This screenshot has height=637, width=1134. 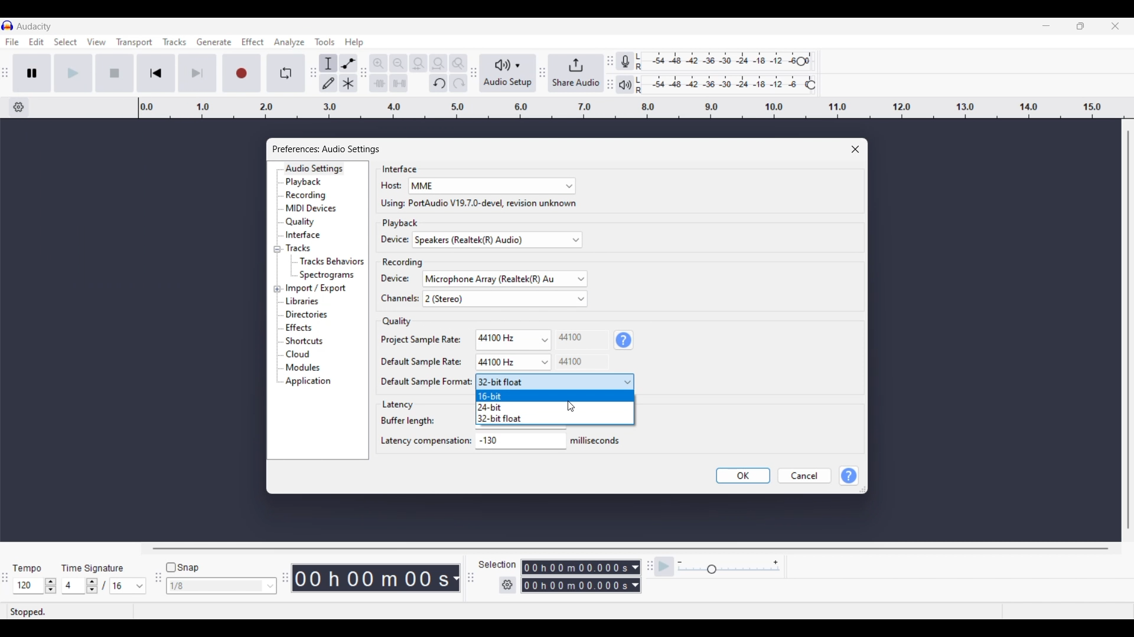 What do you see at coordinates (271, 586) in the screenshot?
I see `Snap options to choose from` at bounding box center [271, 586].